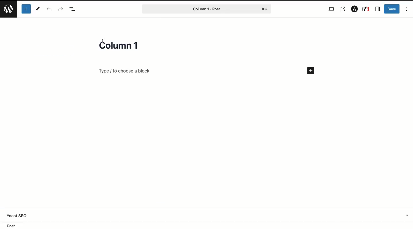 The height and width of the screenshot is (229, 413). What do you see at coordinates (60, 9) in the screenshot?
I see `Redo` at bounding box center [60, 9].